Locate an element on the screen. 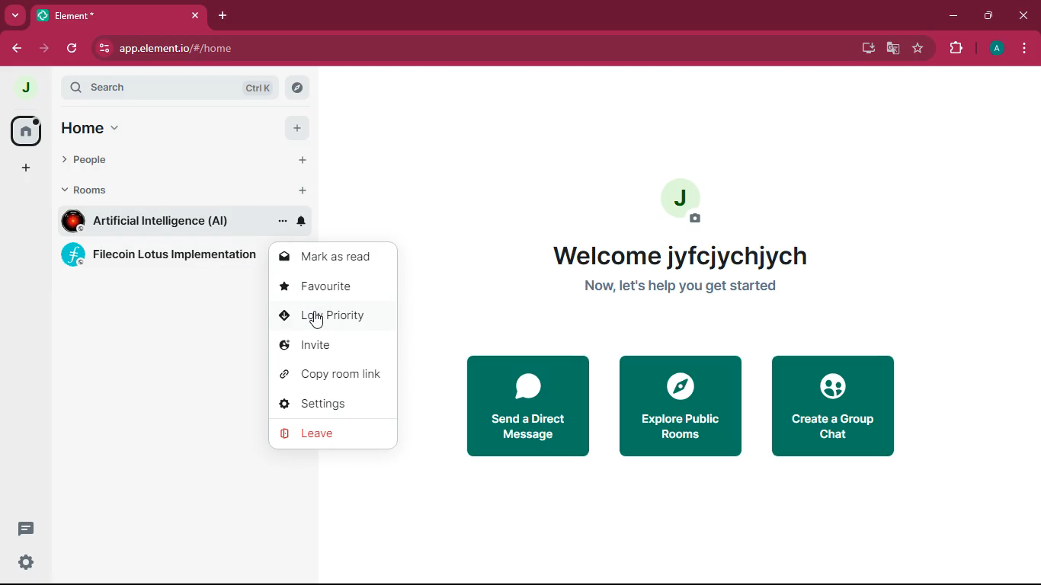  room is located at coordinates (159, 221).